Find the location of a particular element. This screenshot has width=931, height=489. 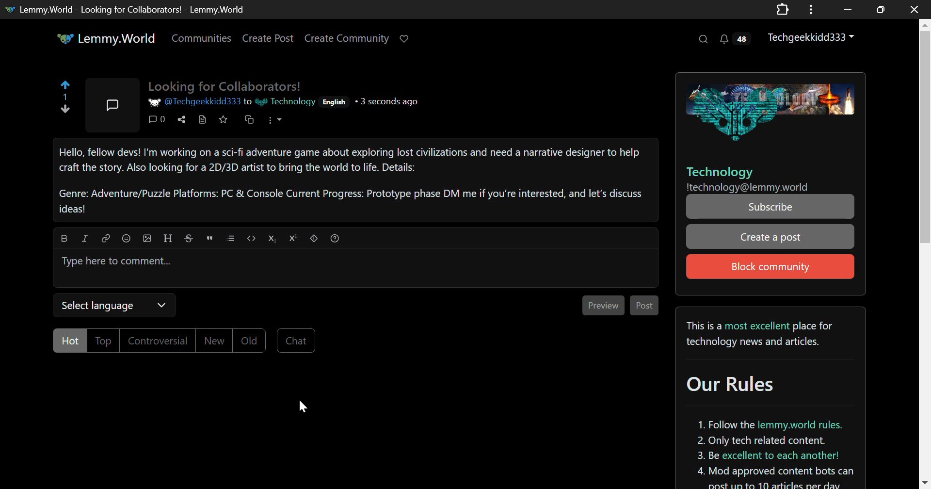

Community Post Icon is located at coordinates (109, 105).